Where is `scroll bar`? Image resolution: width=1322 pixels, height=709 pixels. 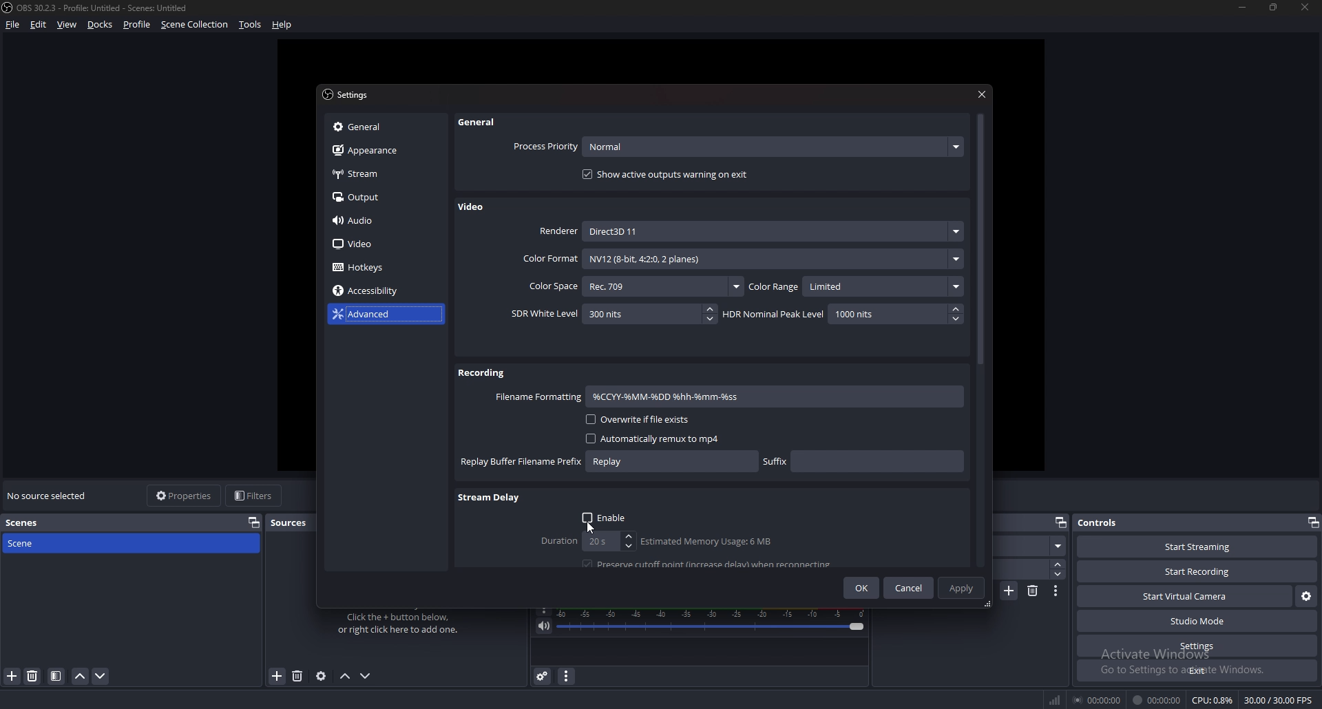
scroll bar is located at coordinates (980, 241).